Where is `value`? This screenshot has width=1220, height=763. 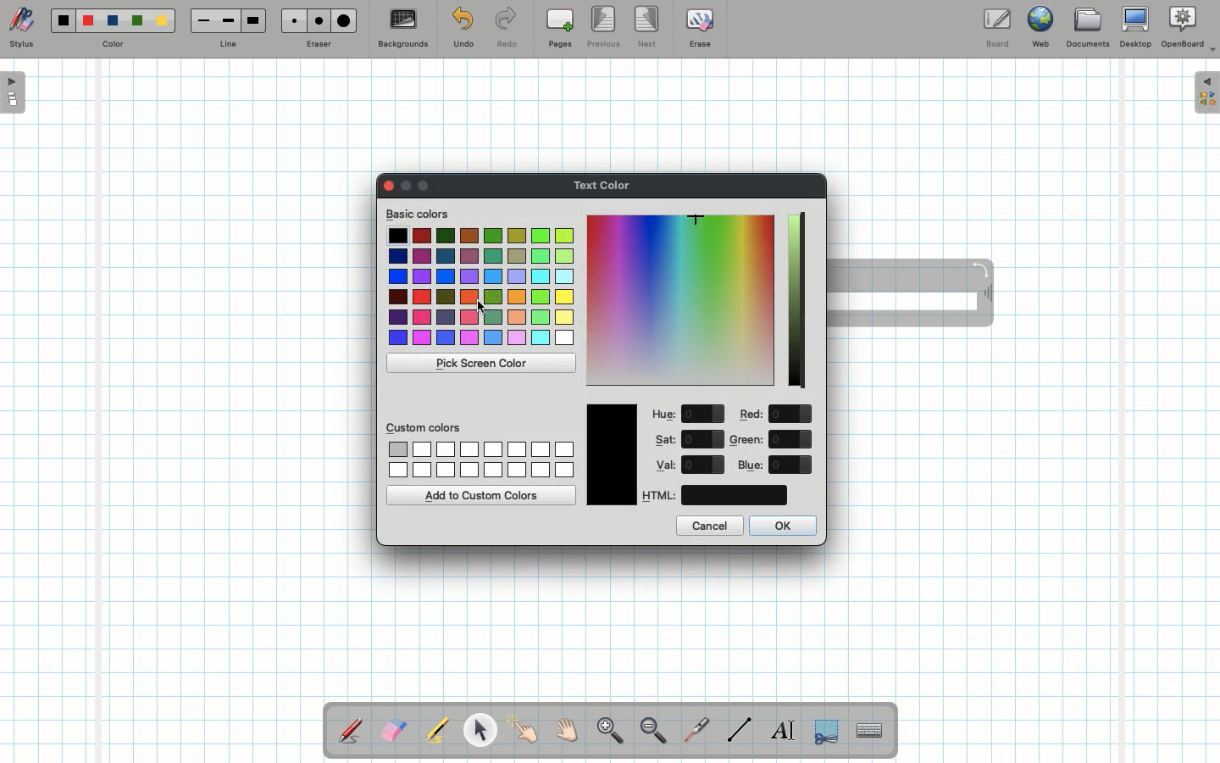
value is located at coordinates (791, 415).